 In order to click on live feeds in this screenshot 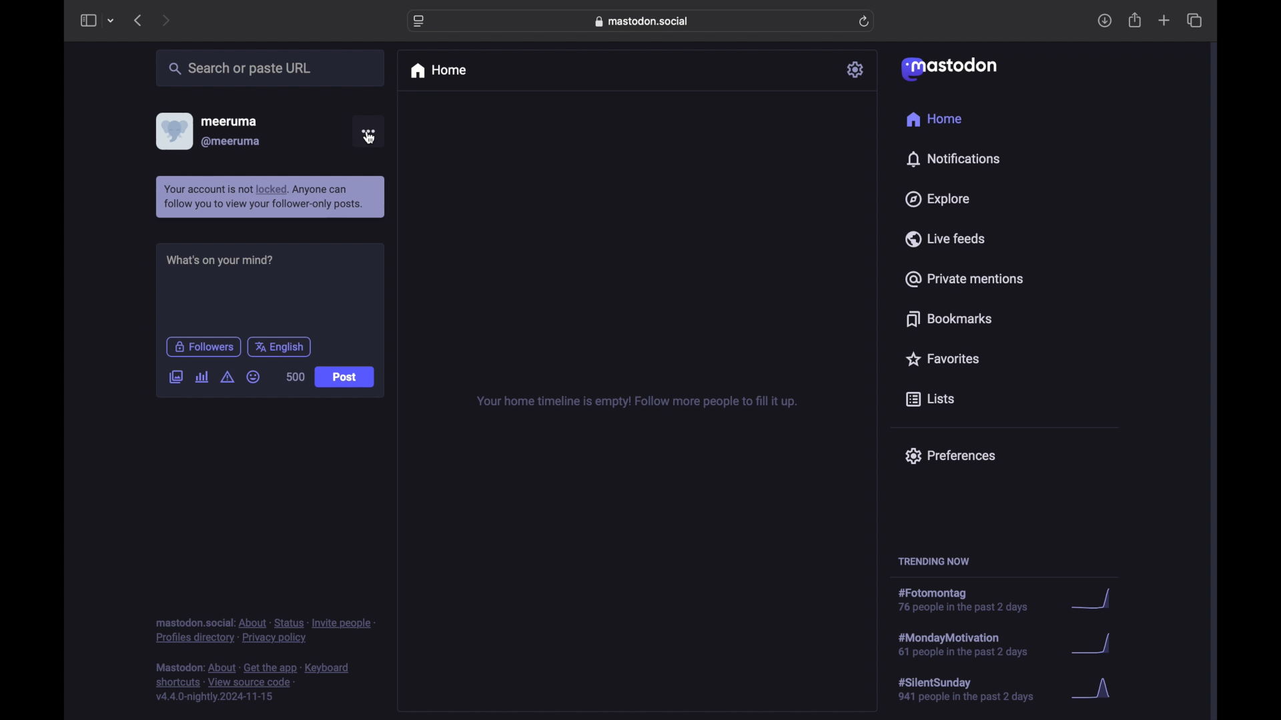, I will do `click(945, 238)`.